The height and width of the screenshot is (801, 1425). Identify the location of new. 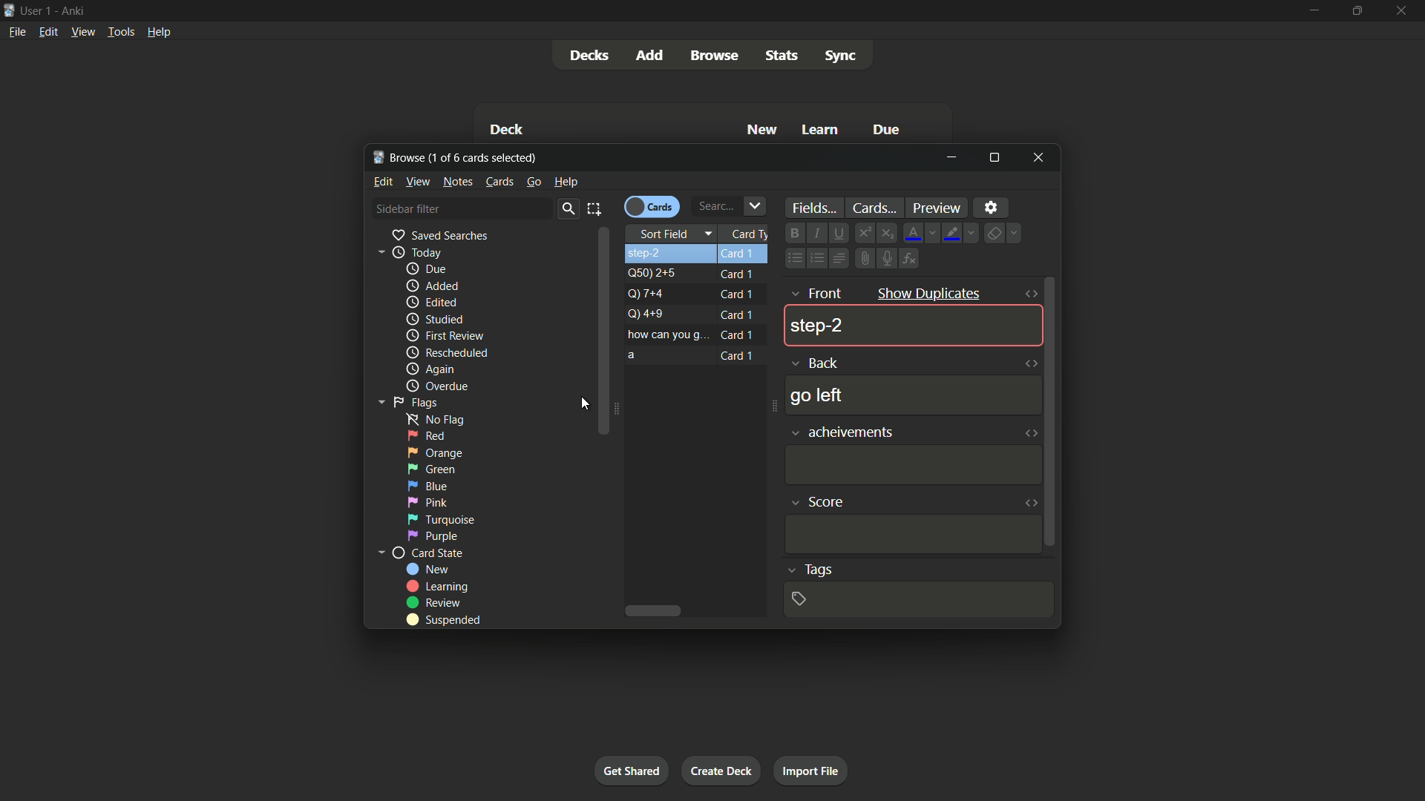
(428, 569).